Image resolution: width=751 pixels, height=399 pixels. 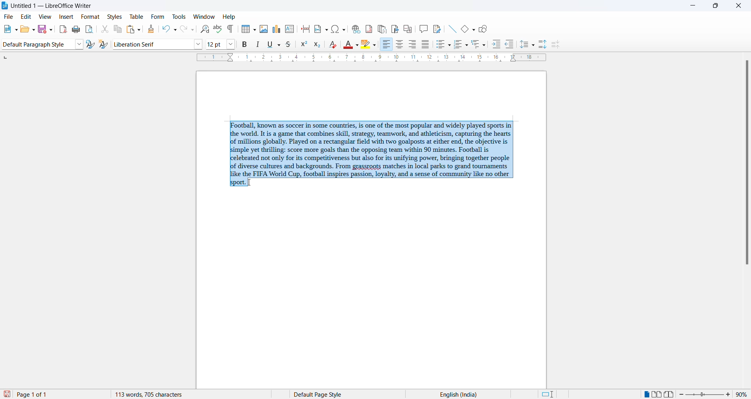 I want to click on maximize, so click(x=715, y=7).